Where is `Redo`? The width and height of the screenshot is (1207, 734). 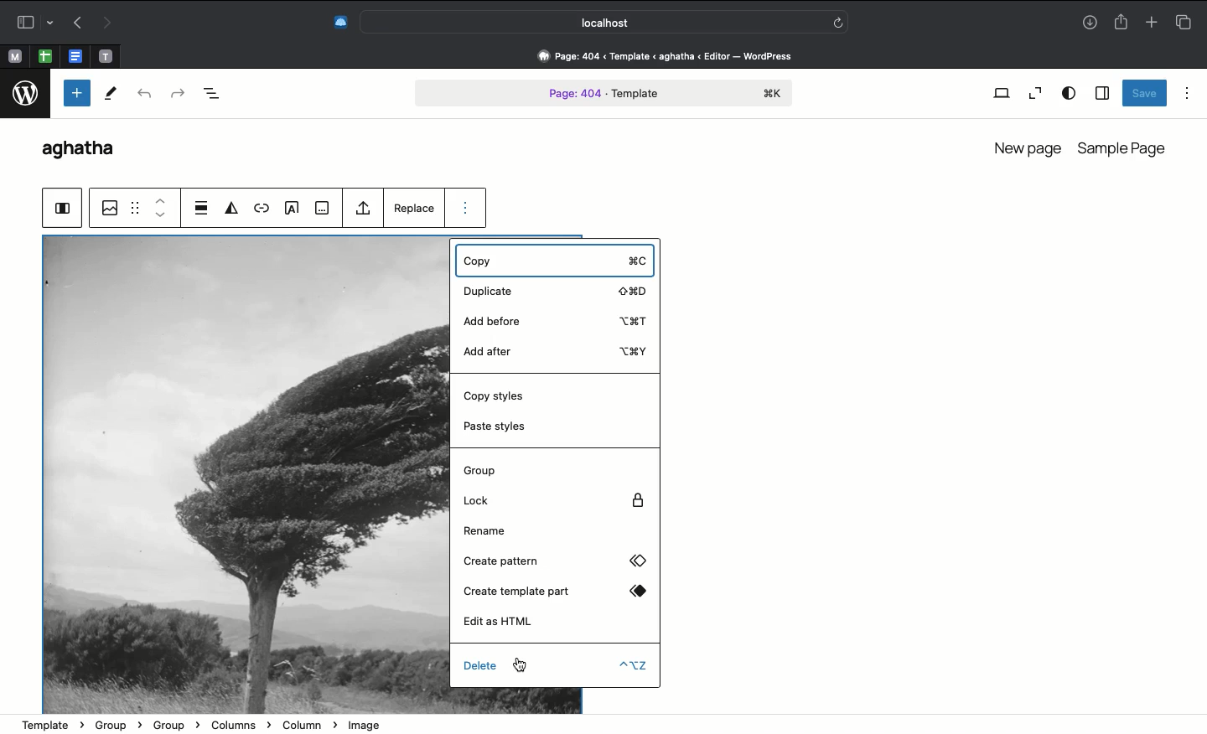 Redo is located at coordinates (105, 23).